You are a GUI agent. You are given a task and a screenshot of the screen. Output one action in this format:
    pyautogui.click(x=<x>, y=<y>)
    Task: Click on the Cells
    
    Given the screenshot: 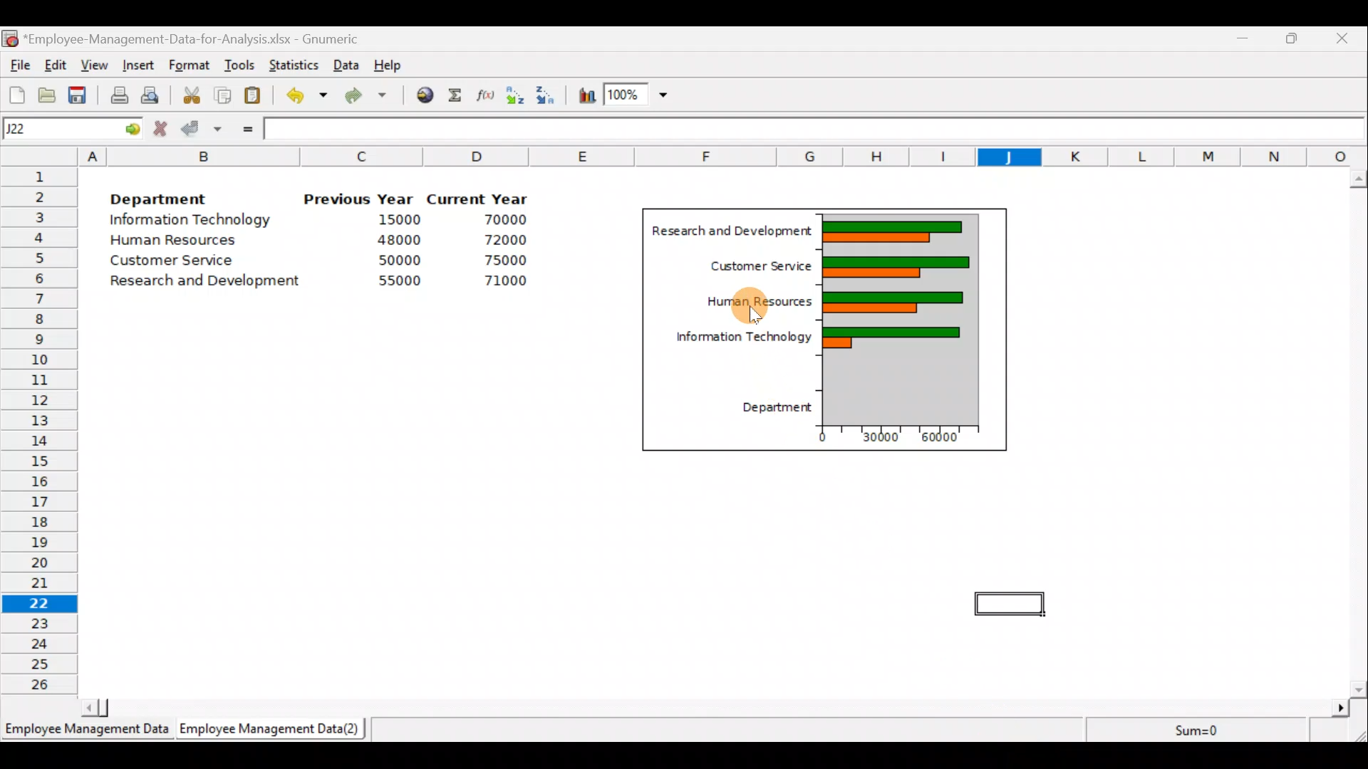 What is the action you would take?
    pyautogui.click(x=720, y=575)
    